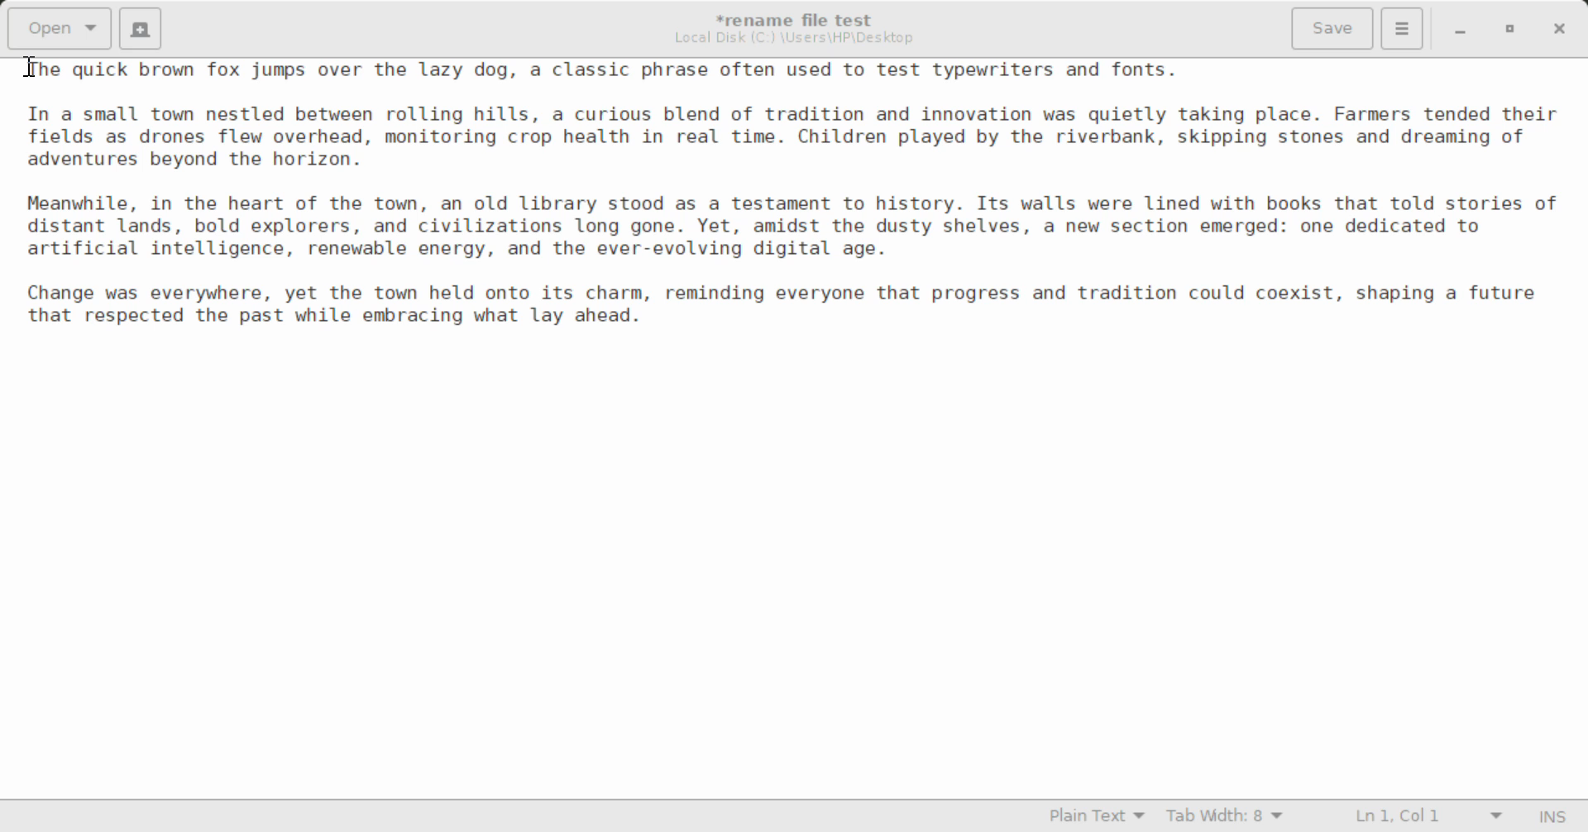 The width and height of the screenshot is (1588, 832). Describe the element at coordinates (1423, 815) in the screenshot. I see `Line & Character Count` at that location.